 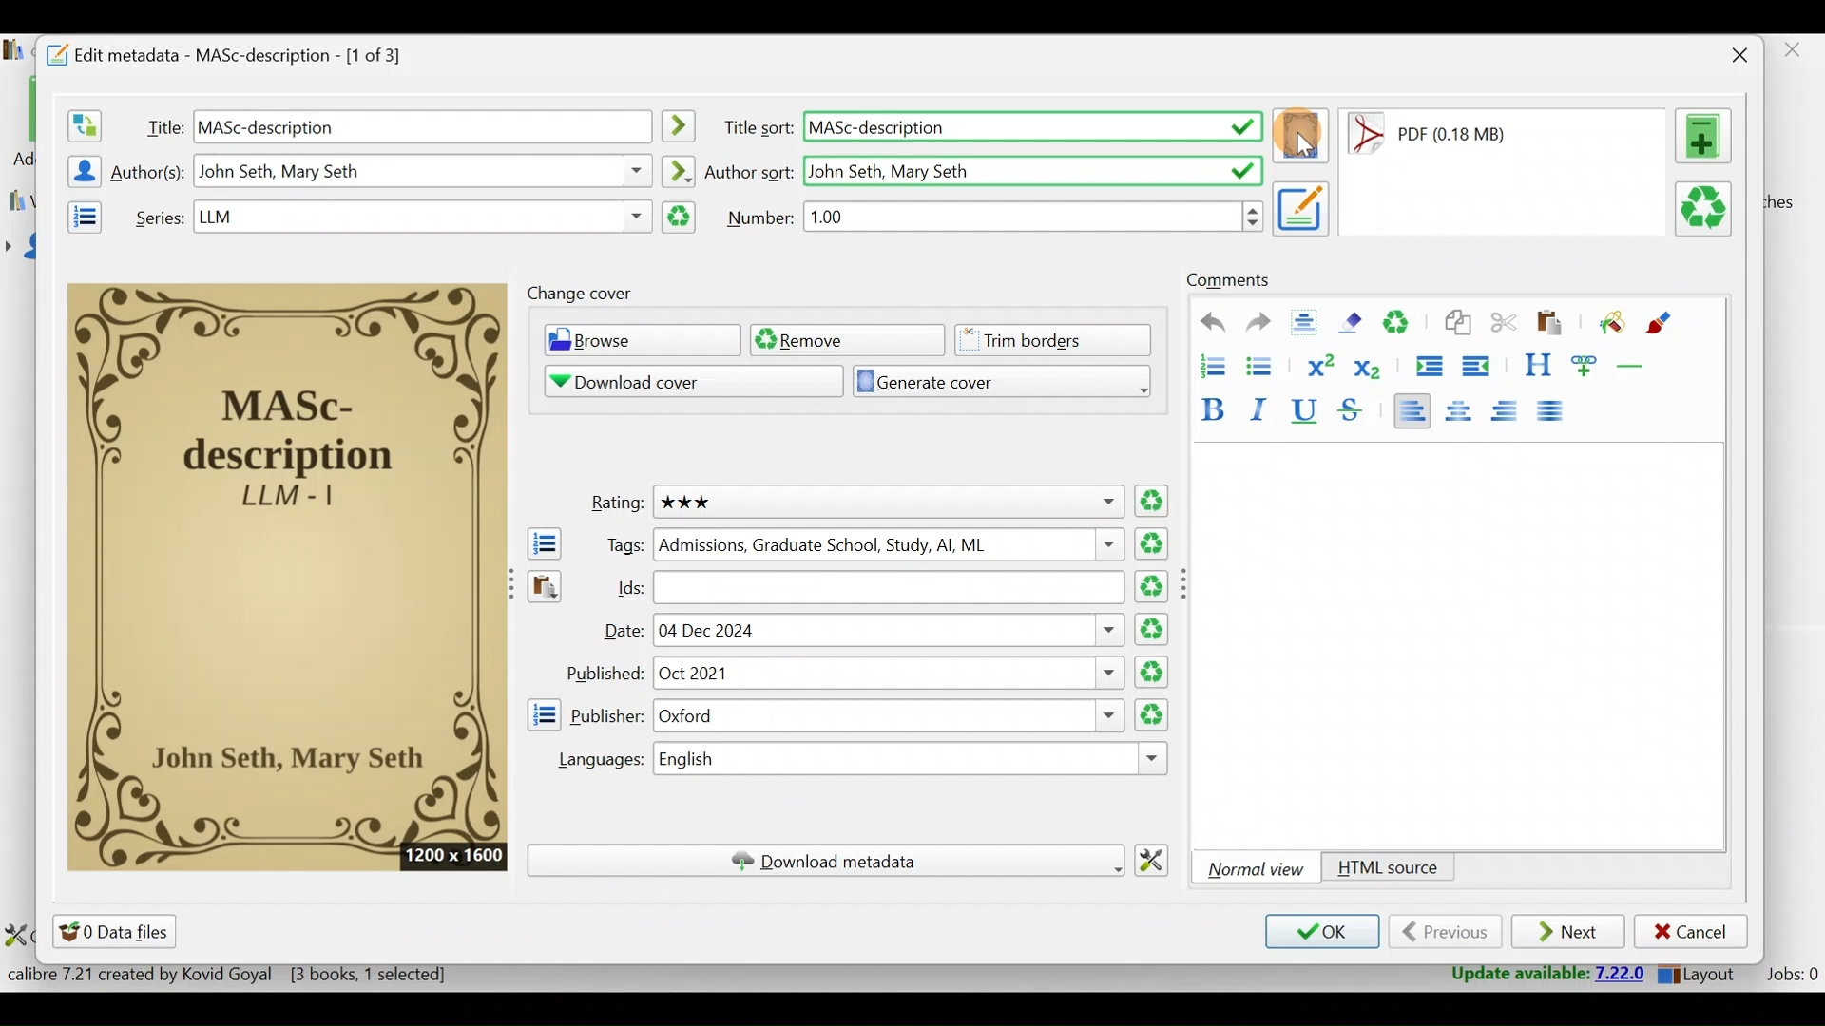 I want to click on Author sort, so click(x=750, y=170).